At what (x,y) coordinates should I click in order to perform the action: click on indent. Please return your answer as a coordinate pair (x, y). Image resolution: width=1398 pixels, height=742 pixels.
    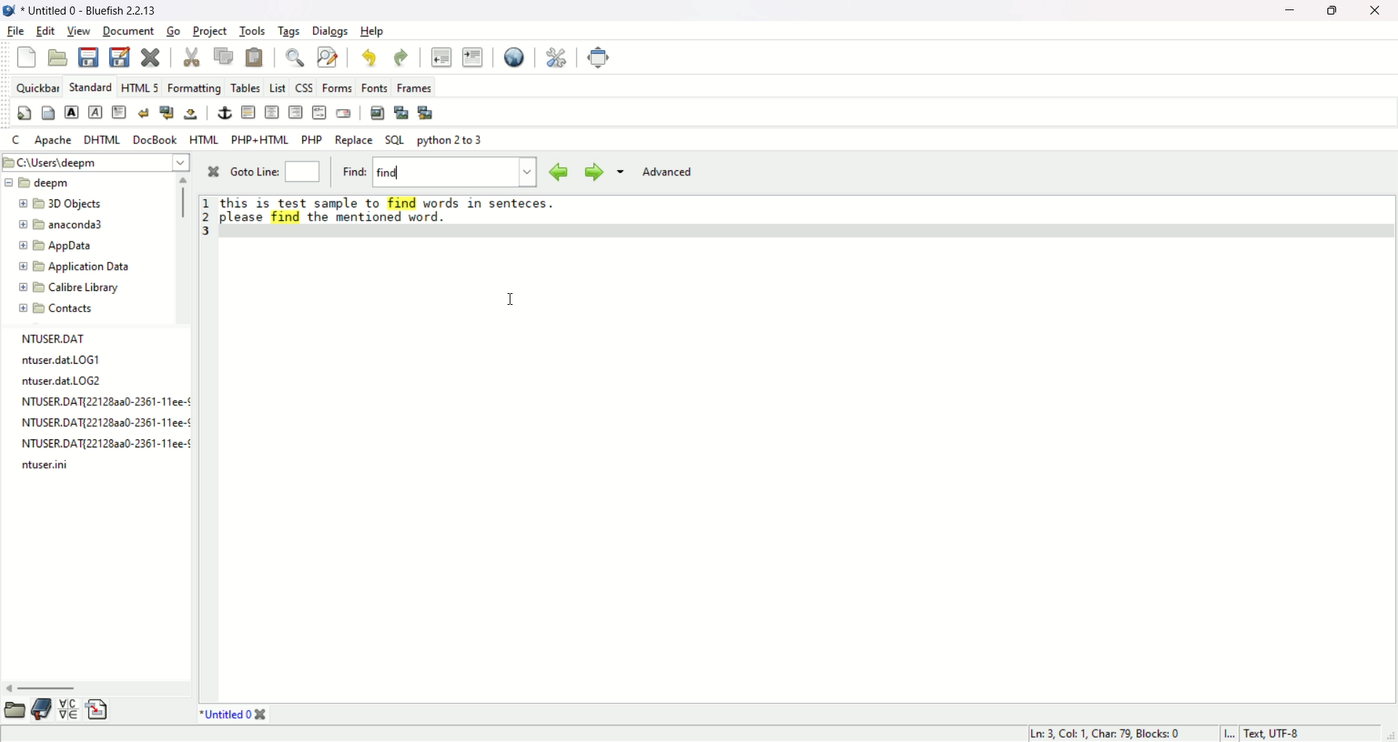
    Looking at the image, I should click on (473, 56).